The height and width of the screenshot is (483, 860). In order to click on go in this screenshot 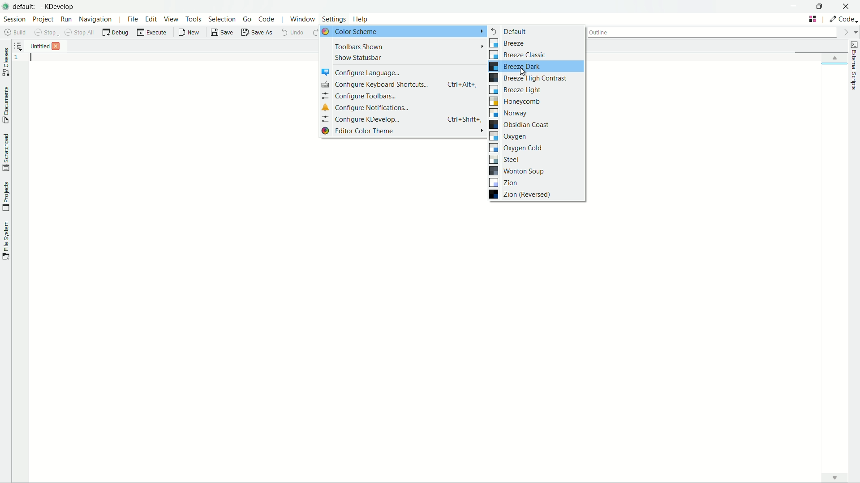, I will do `click(248, 19)`.